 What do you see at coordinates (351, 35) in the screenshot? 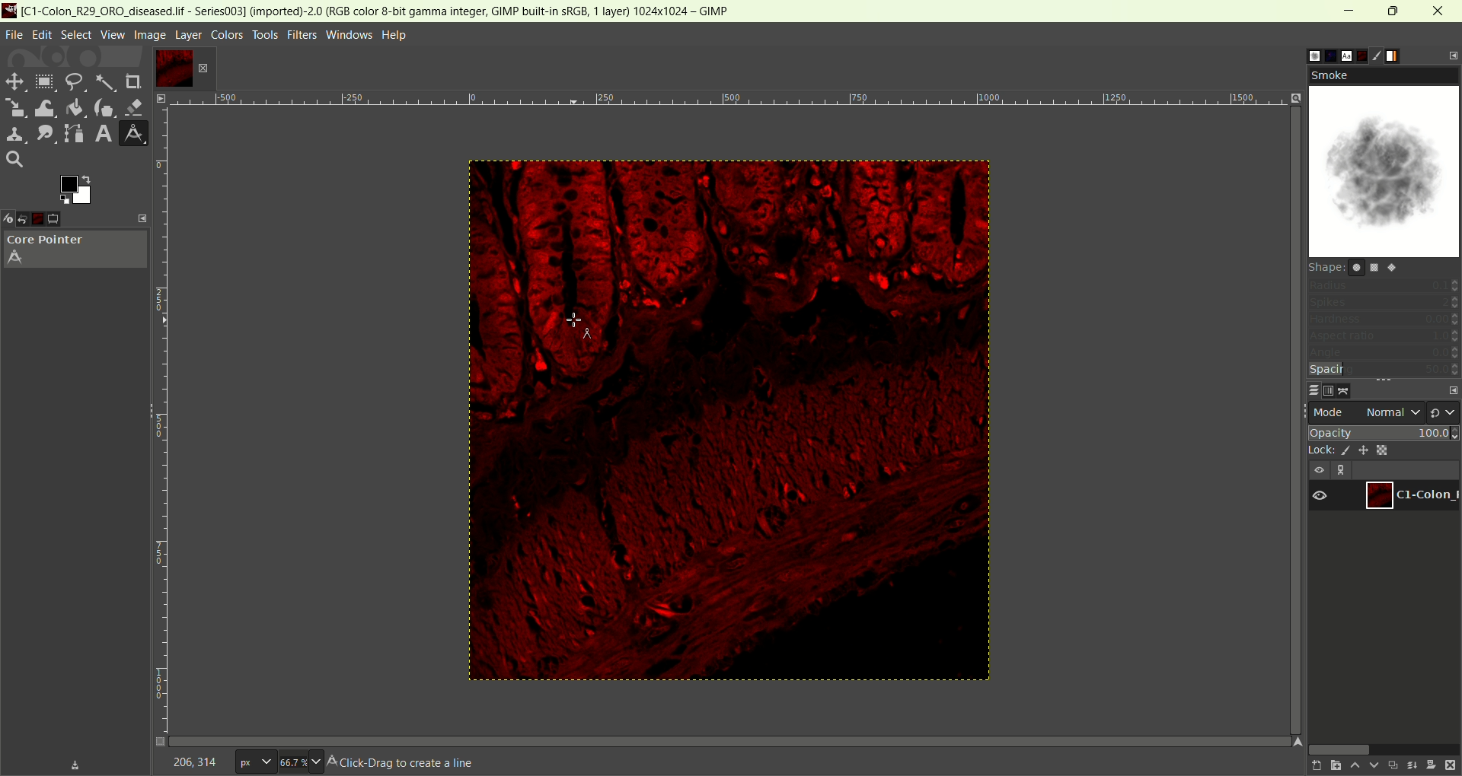
I see `windows` at bounding box center [351, 35].